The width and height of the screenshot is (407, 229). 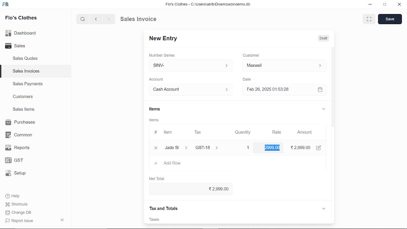 What do you see at coordinates (284, 65) in the screenshot?
I see `Customer` at bounding box center [284, 65].